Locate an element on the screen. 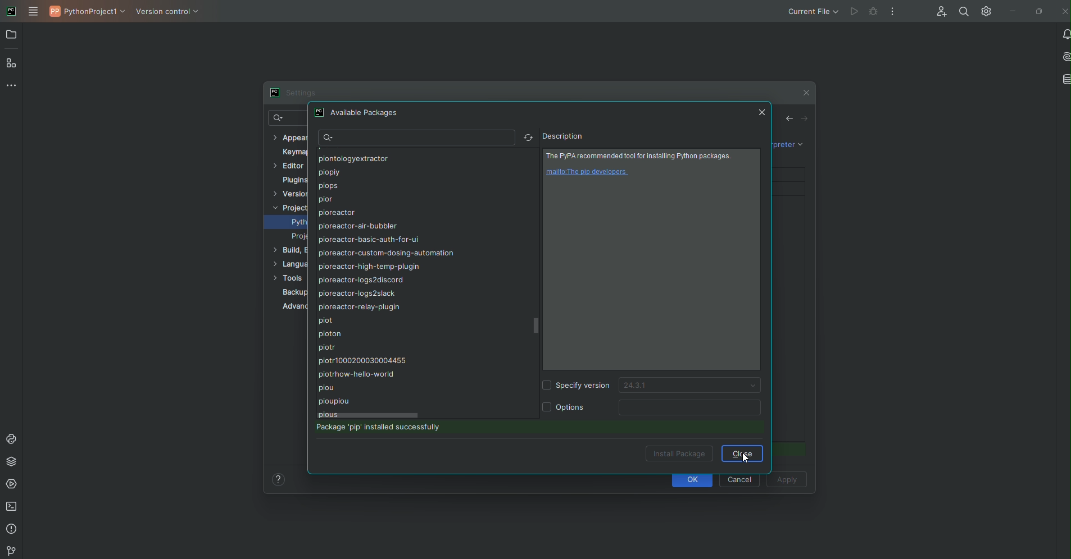 This screenshot has width=1071, height=559. Appearance and behavior is located at coordinates (289, 138).